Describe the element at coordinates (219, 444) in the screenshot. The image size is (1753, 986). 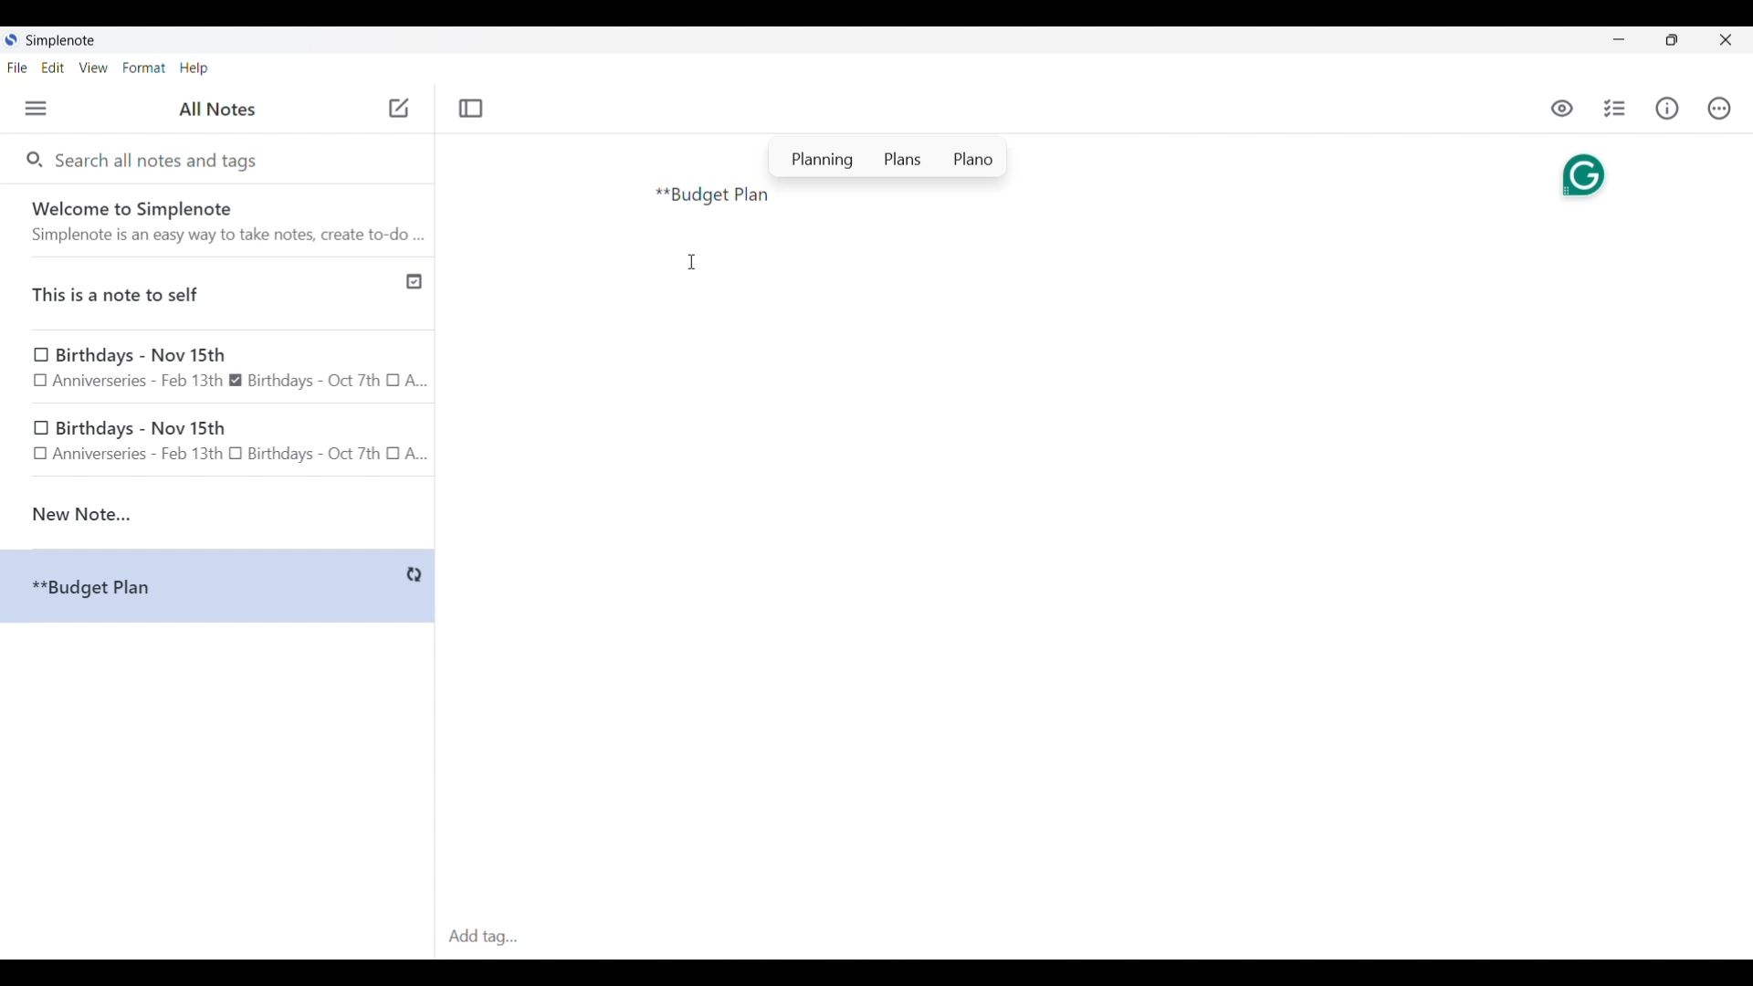
I see `birthday note` at that location.